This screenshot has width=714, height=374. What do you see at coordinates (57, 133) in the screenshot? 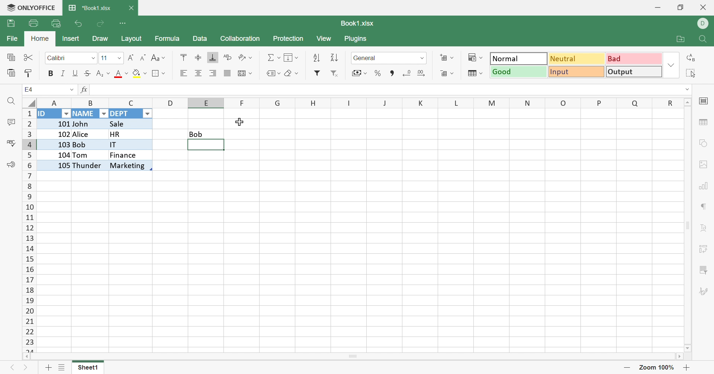
I see `102` at bounding box center [57, 133].